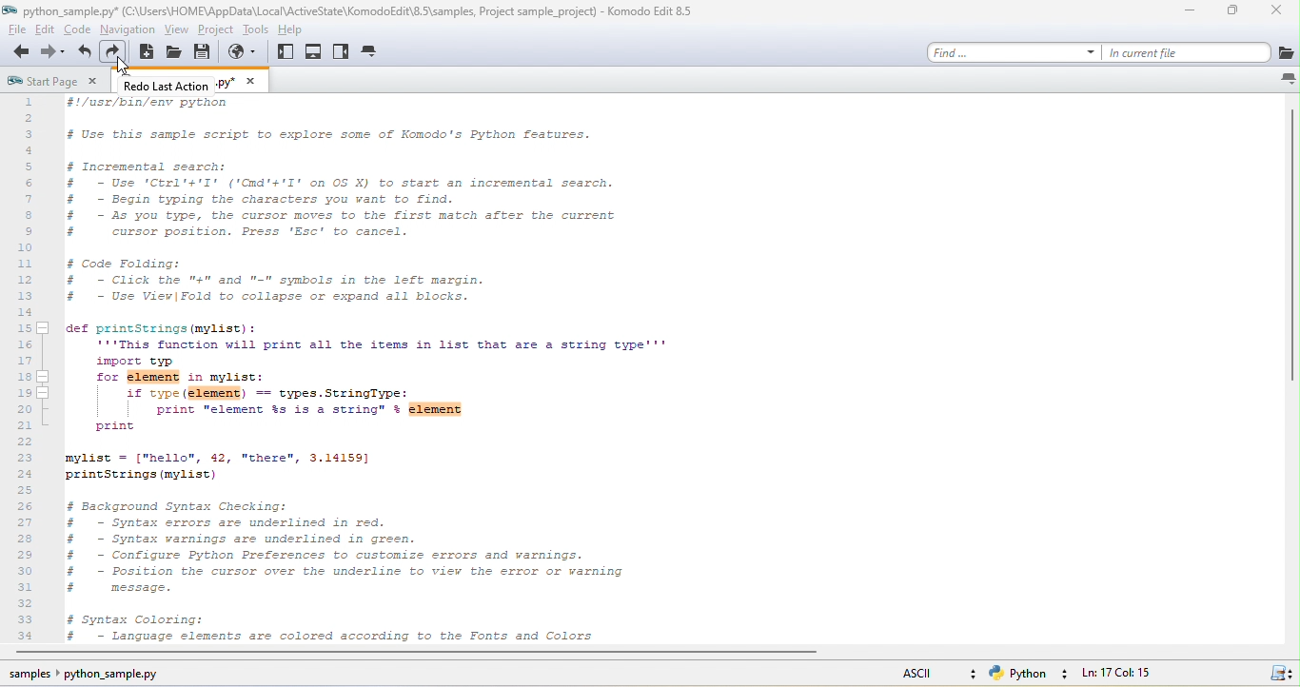 The image size is (1300, 687). What do you see at coordinates (128, 29) in the screenshot?
I see `navigation` at bounding box center [128, 29].